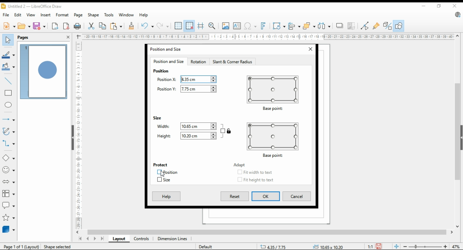  I want to click on export, so click(55, 26).